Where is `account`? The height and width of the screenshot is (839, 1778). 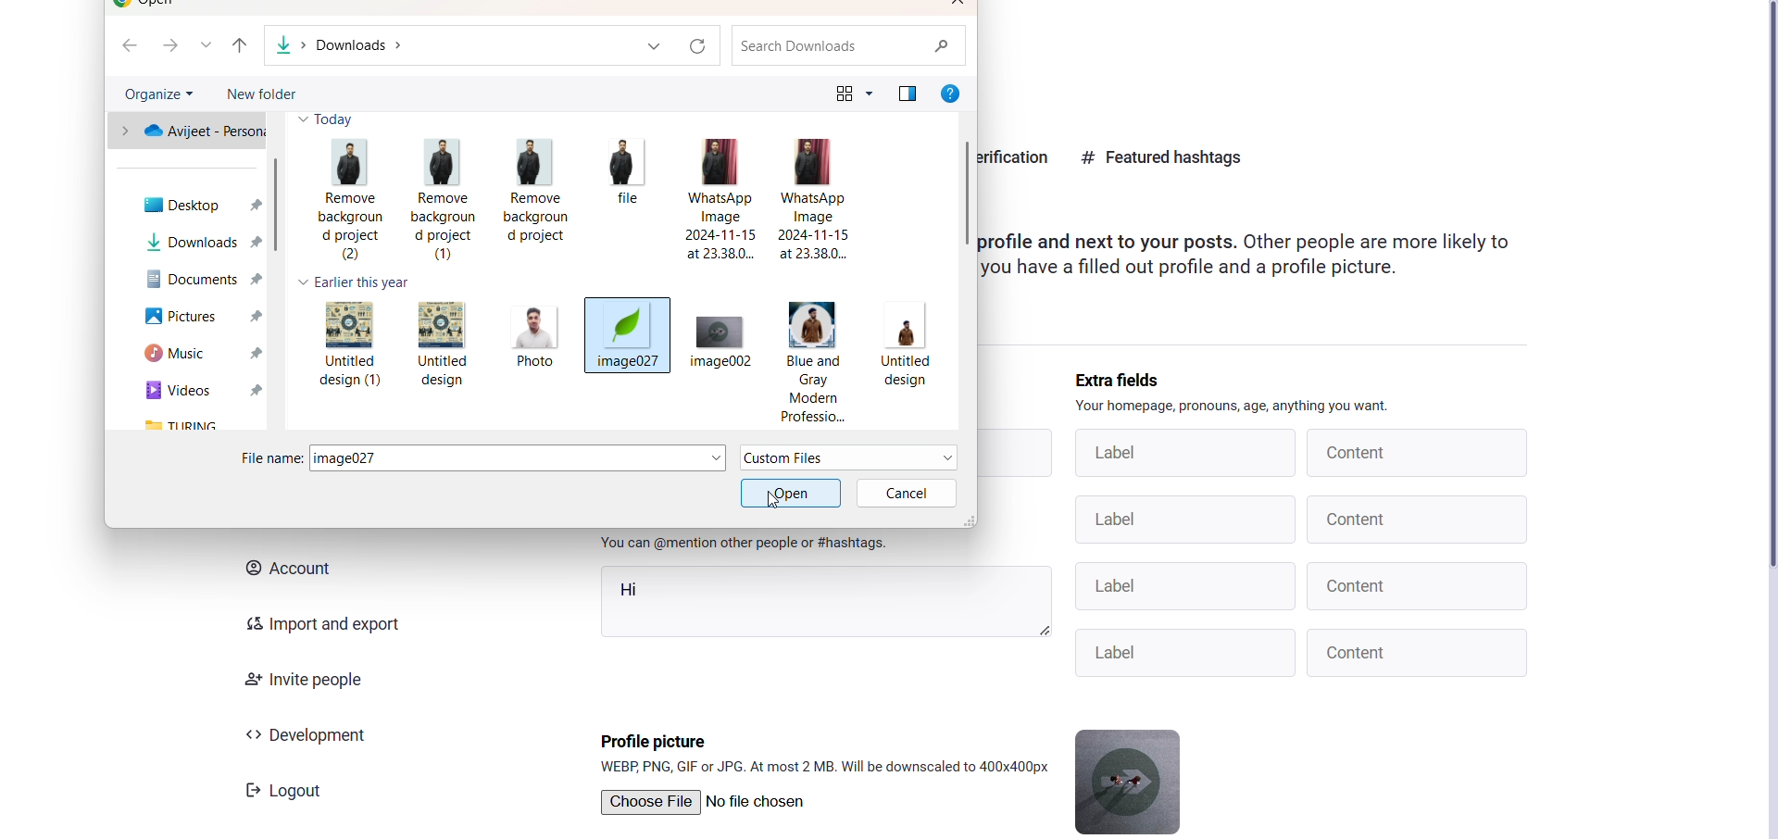 account is located at coordinates (285, 569).